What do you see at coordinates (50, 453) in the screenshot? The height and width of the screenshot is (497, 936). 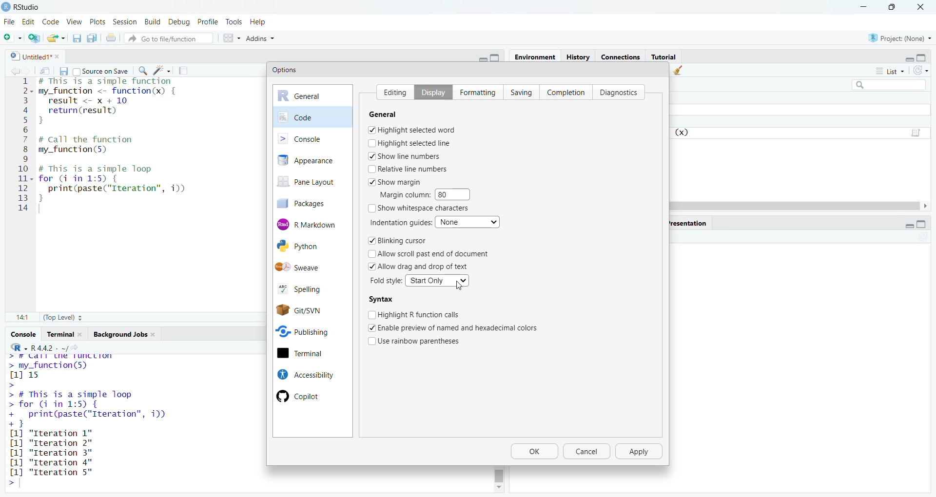 I see `[1] "Iteration 3"` at bounding box center [50, 453].